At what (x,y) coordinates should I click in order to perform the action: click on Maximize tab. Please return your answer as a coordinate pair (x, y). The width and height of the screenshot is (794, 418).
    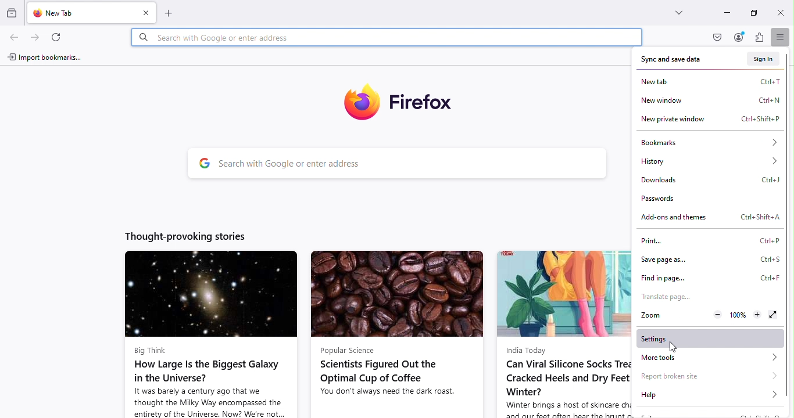
    Looking at the image, I should click on (752, 11).